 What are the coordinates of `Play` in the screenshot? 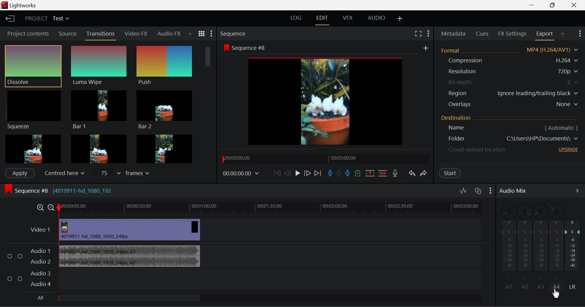 It's located at (296, 174).